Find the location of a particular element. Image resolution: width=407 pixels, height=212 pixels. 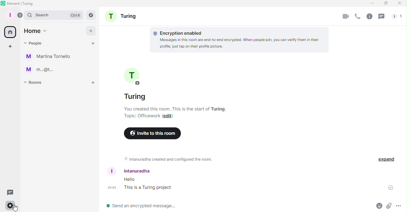

Maximize is located at coordinates (385, 3).